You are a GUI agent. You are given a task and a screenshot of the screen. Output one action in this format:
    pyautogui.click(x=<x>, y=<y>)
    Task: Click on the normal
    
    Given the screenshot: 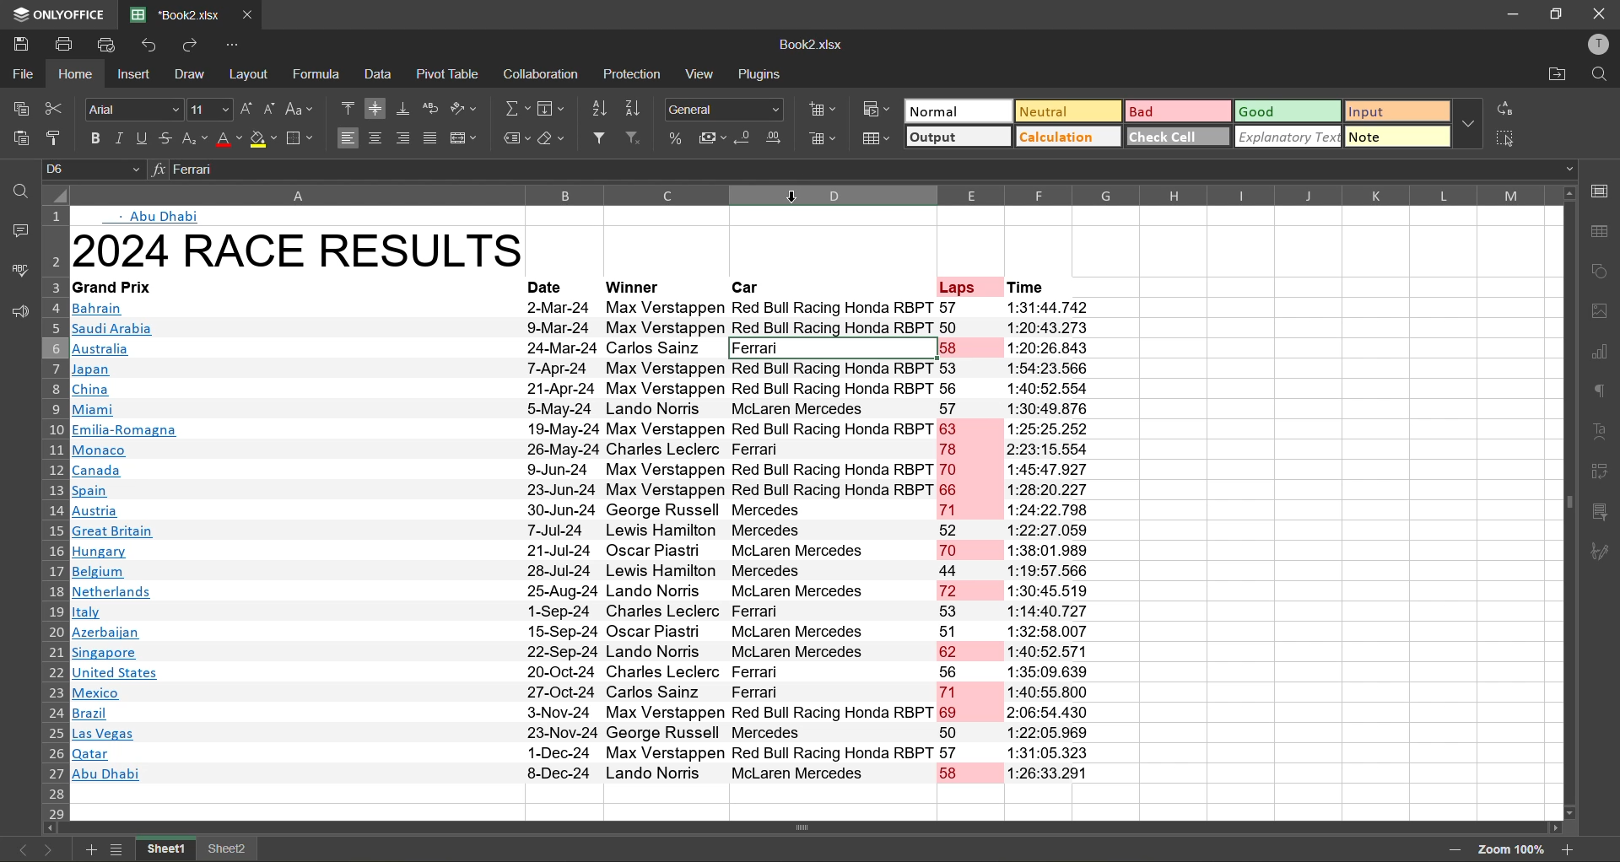 What is the action you would take?
    pyautogui.click(x=960, y=110)
    